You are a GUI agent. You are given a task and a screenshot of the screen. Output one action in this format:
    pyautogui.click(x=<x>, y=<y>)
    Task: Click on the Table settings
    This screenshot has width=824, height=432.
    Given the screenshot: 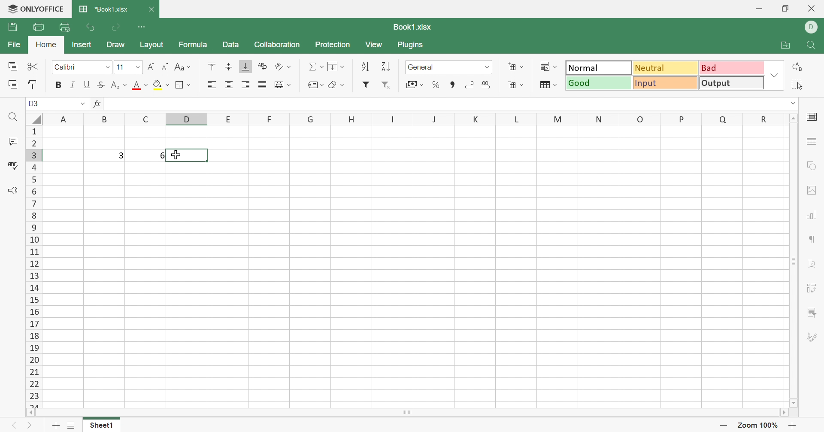 What is the action you would take?
    pyautogui.click(x=811, y=141)
    